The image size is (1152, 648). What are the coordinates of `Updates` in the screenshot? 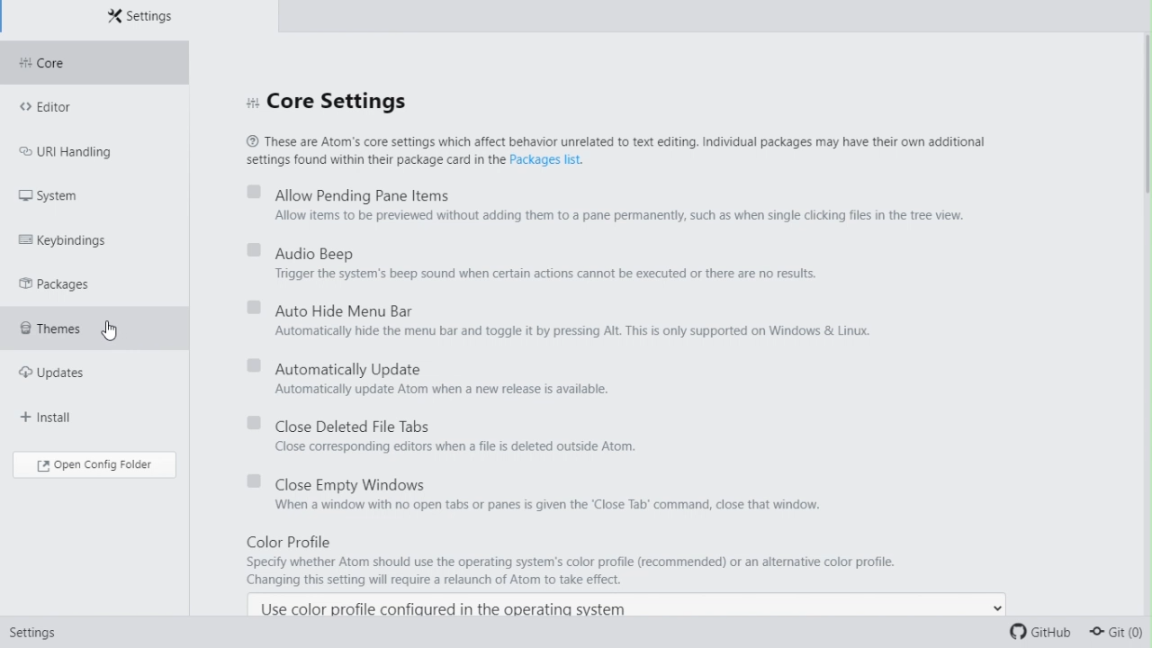 It's located at (70, 377).